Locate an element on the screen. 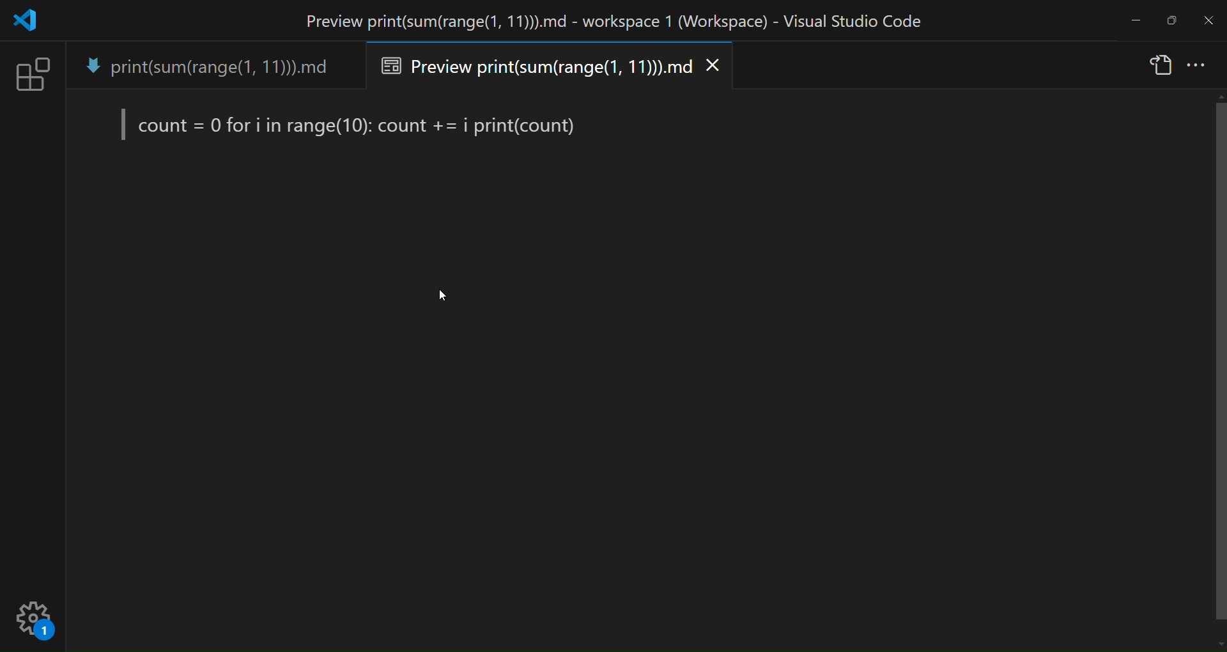 The height and width of the screenshot is (652, 1227). scroll bar is located at coordinates (1210, 330).